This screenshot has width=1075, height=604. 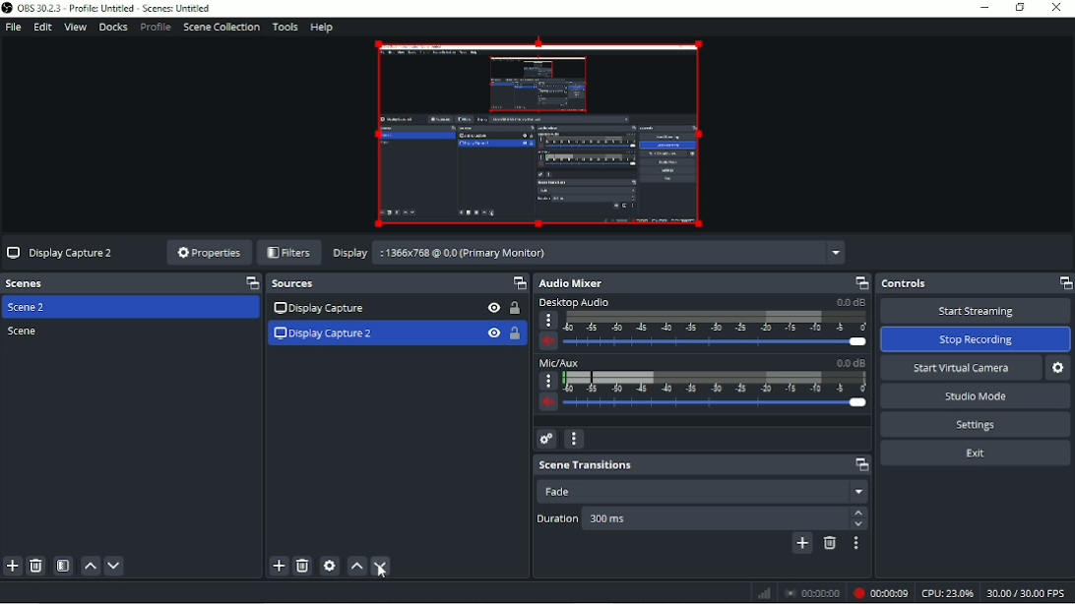 I want to click on Desktop audio slider, so click(x=701, y=323).